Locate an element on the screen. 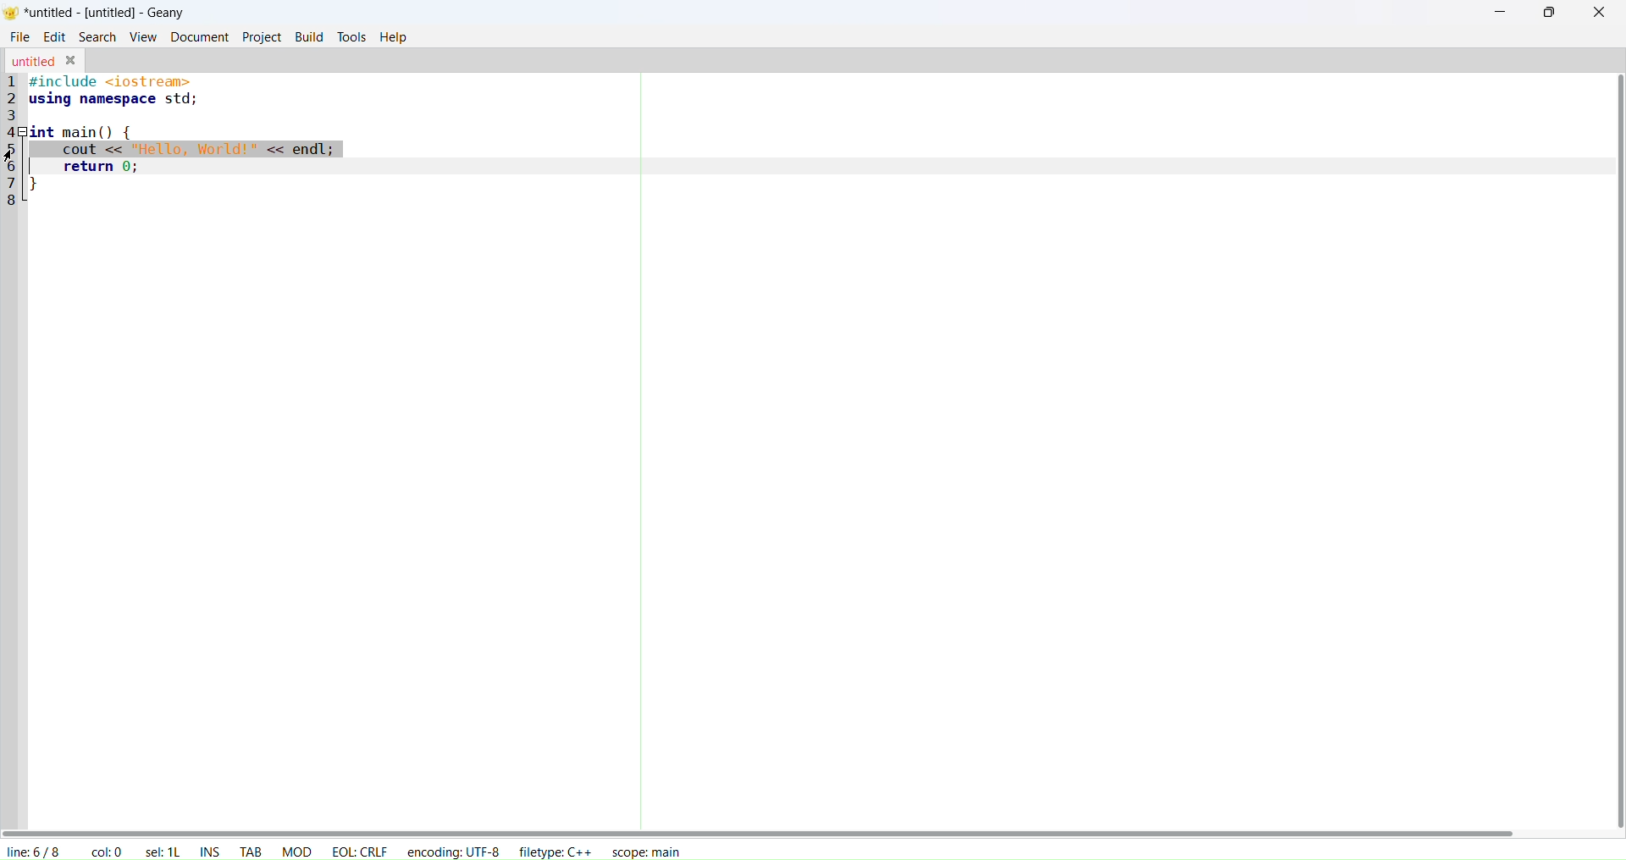  5      cout << "Hello, World!" << endl; is located at coordinates (178, 149).